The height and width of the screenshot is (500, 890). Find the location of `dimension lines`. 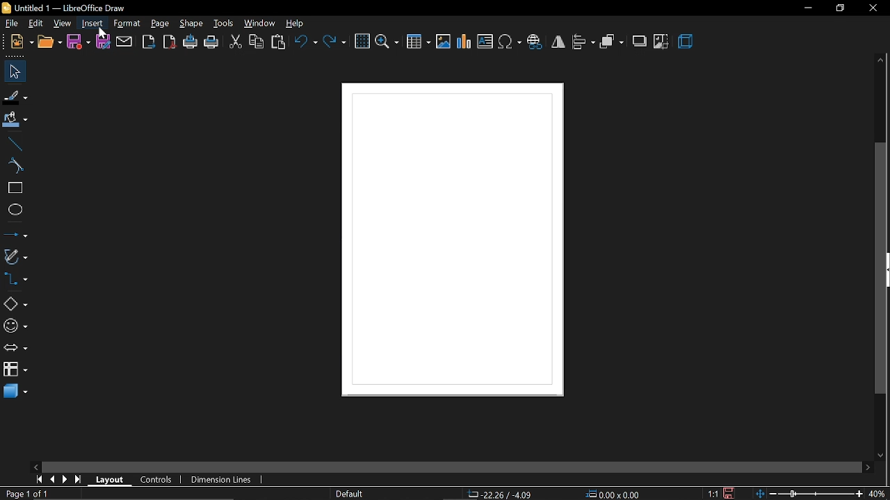

dimension lines is located at coordinates (221, 480).